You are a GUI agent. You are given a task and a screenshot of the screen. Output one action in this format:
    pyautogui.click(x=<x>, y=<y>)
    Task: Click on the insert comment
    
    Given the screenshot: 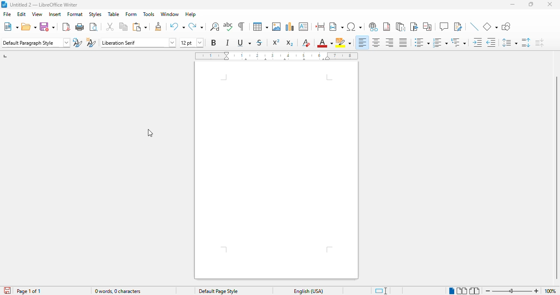 What is the action you would take?
    pyautogui.click(x=444, y=26)
    